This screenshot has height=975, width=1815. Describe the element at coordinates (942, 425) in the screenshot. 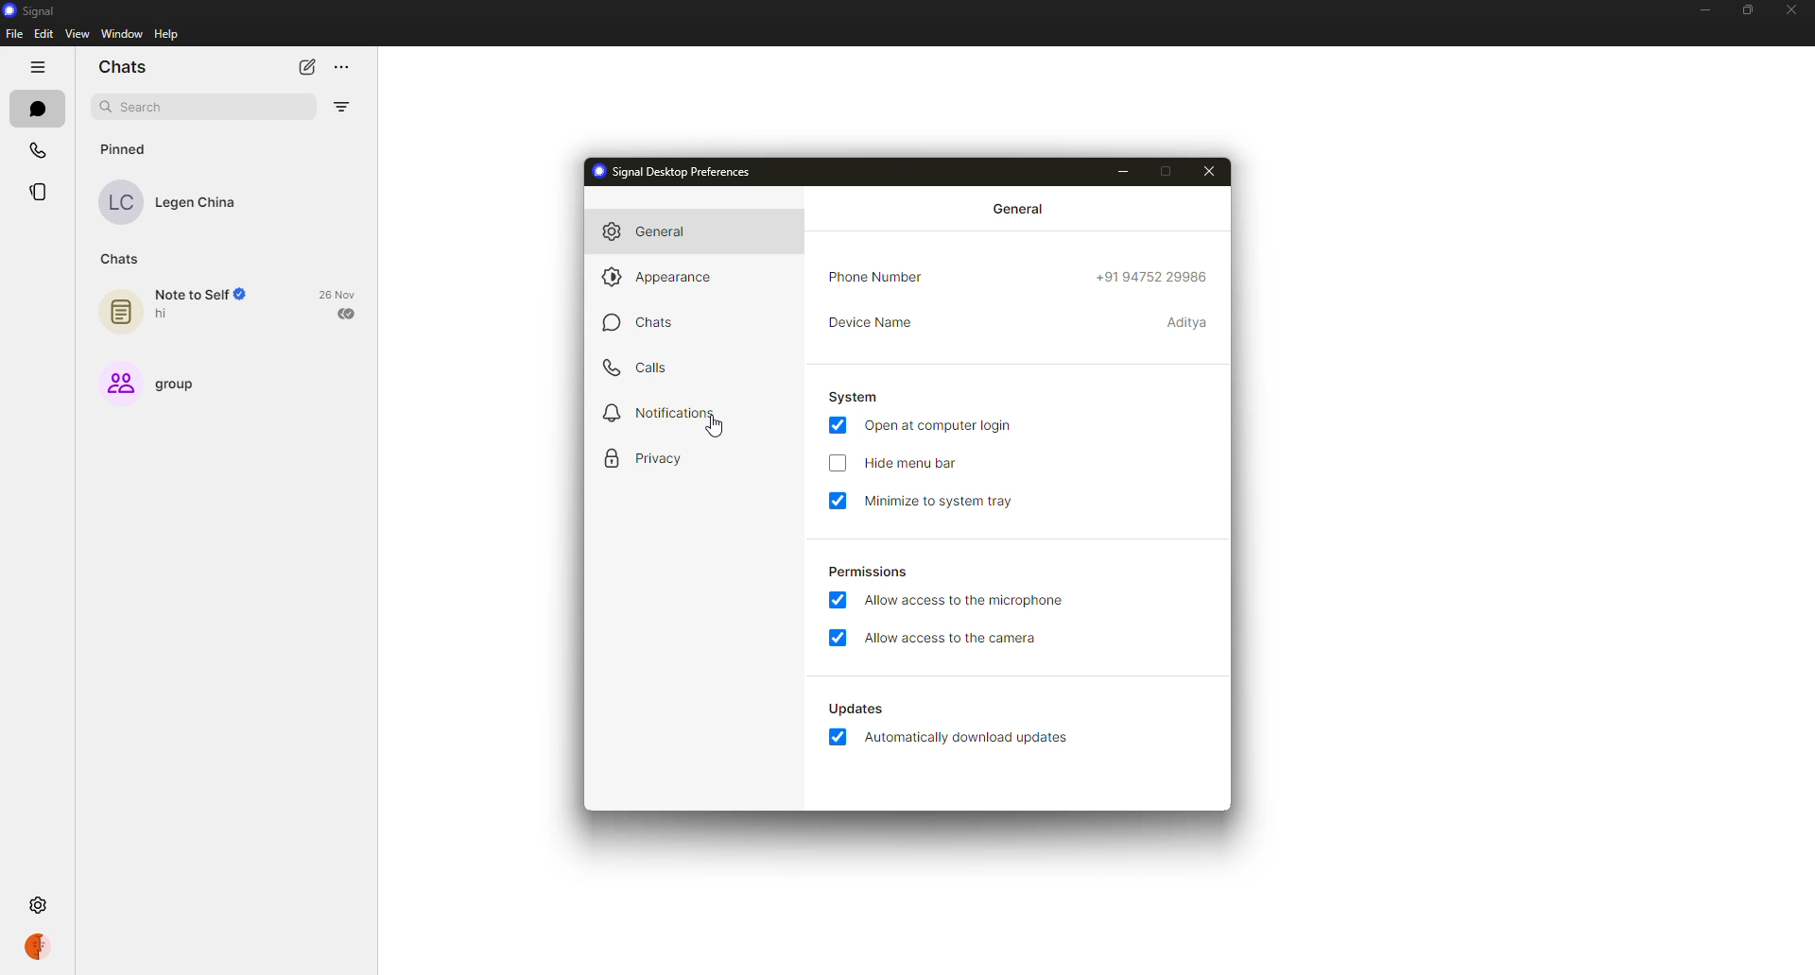

I see `open at login` at that location.